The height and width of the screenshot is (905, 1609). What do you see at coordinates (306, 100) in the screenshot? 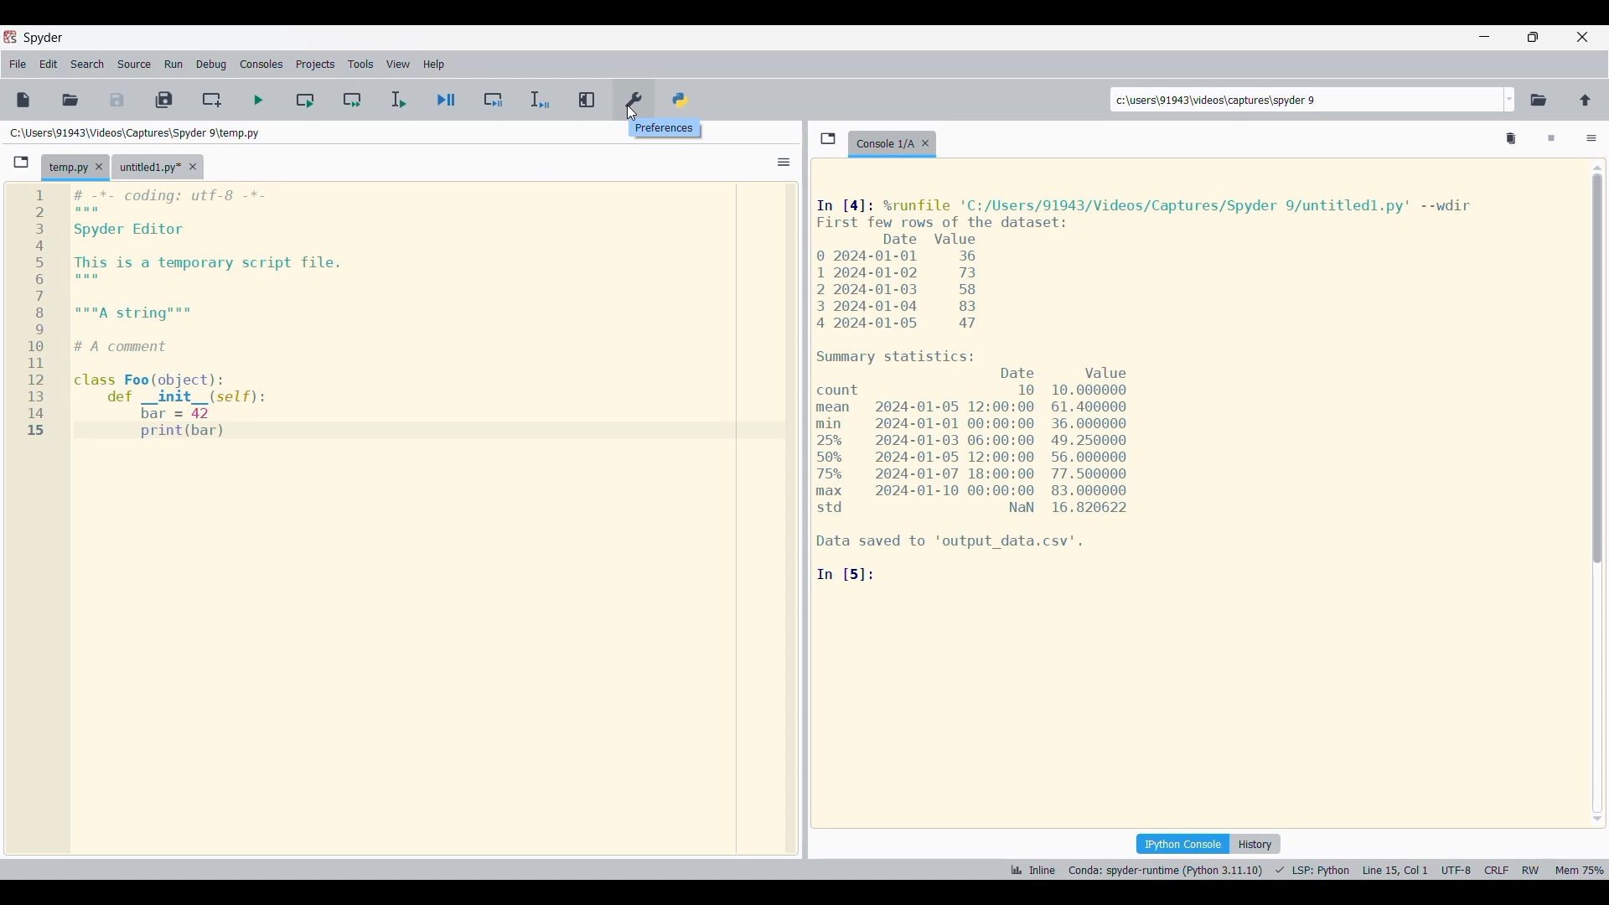
I see `Run current cell` at bounding box center [306, 100].